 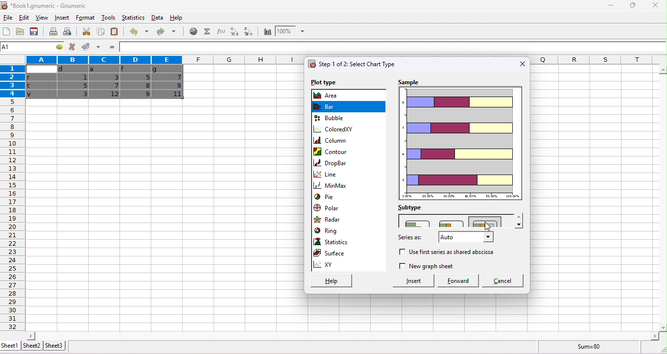 I want to click on close, so click(x=523, y=65).